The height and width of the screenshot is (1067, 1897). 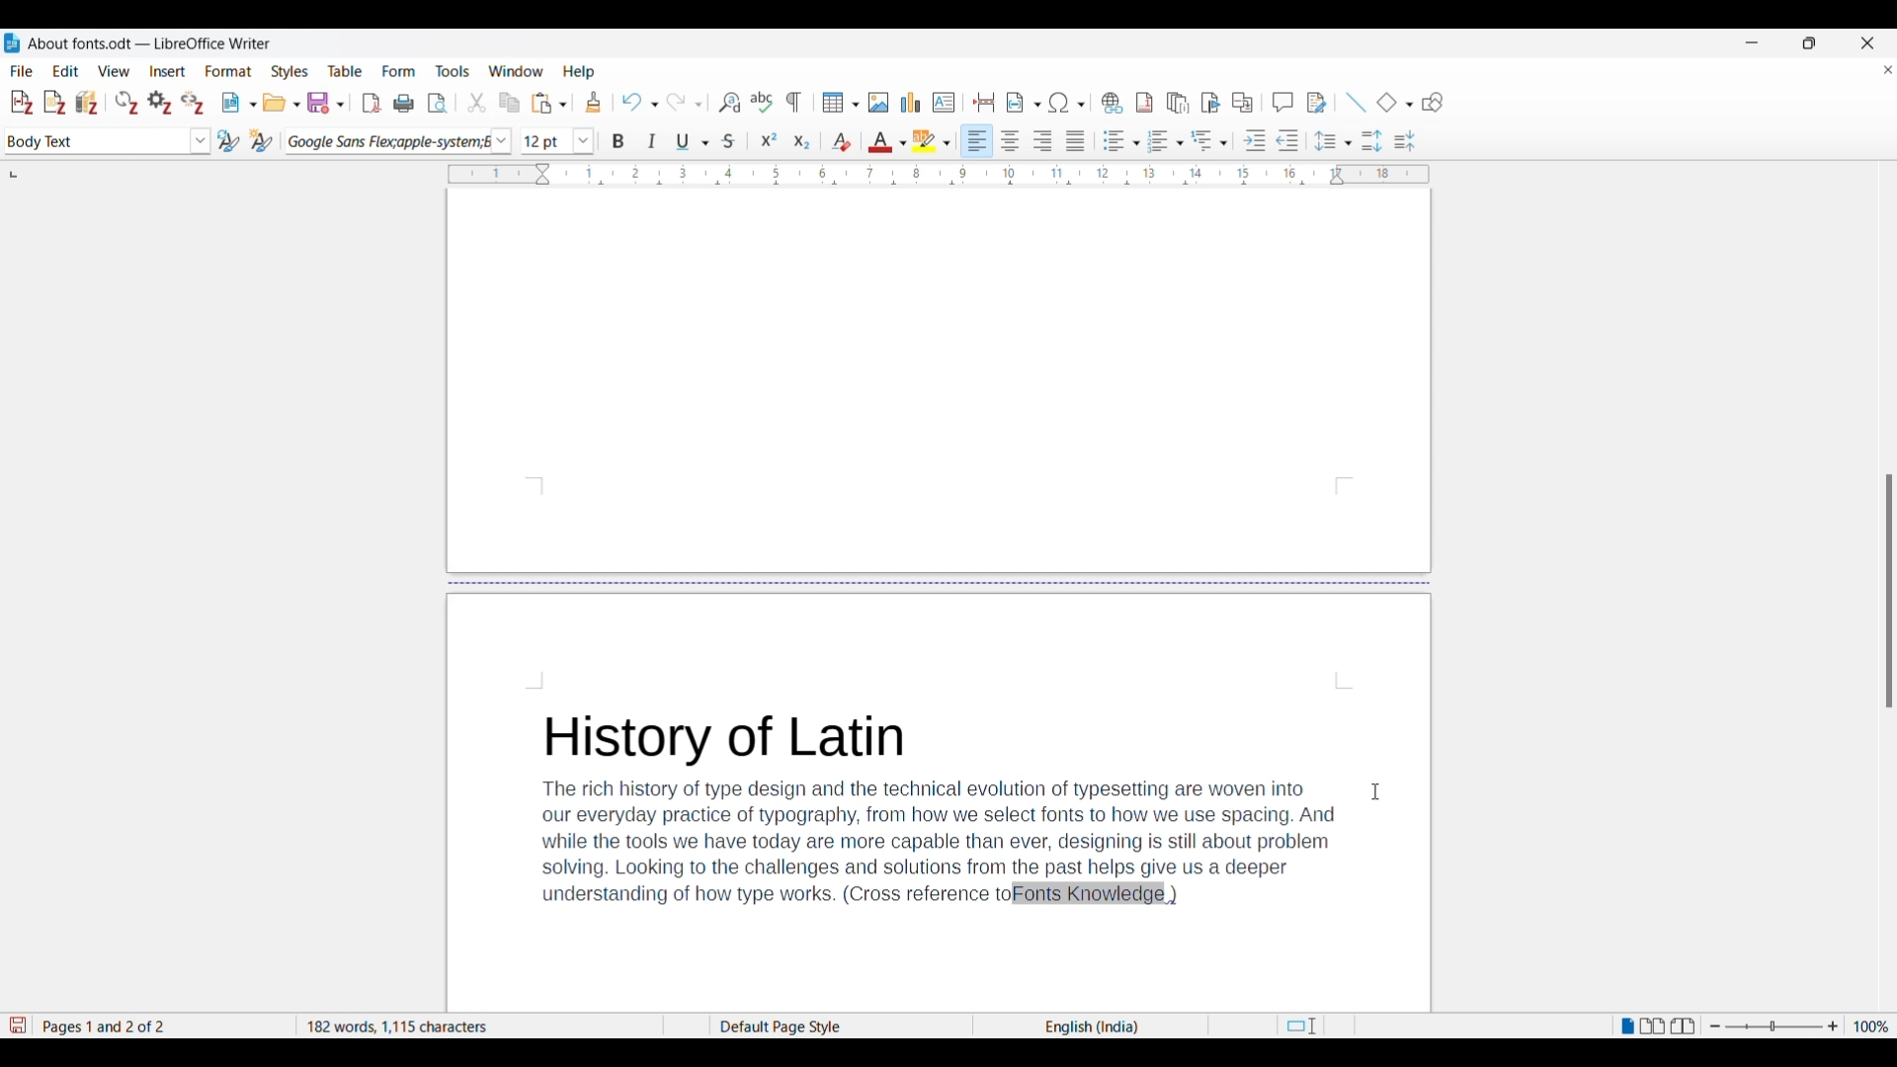 I want to click on Default Page Style, so click(x=790, y=1025).